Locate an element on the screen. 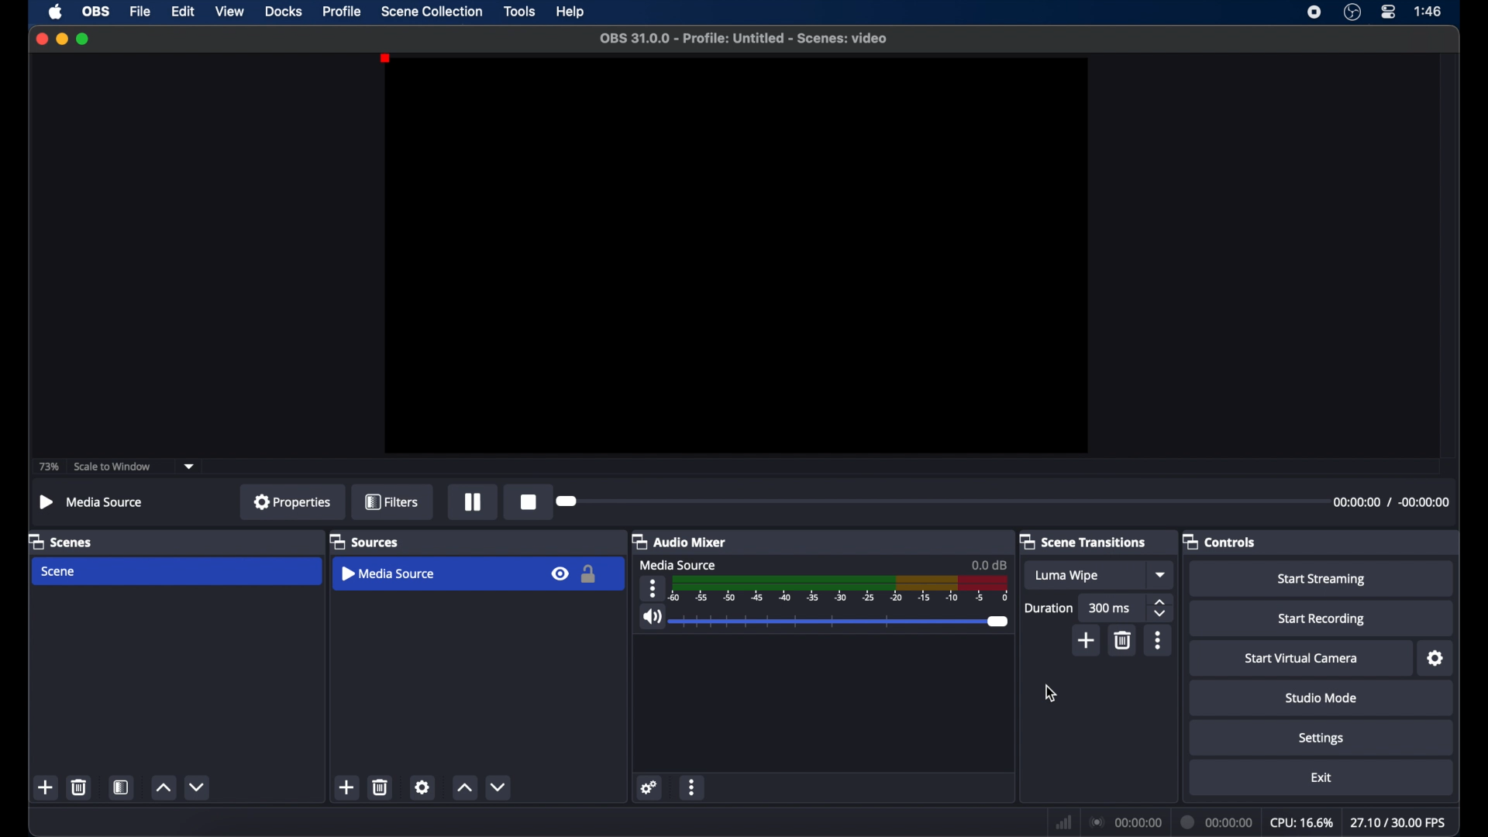  file name is located at coordinates (748, 39).